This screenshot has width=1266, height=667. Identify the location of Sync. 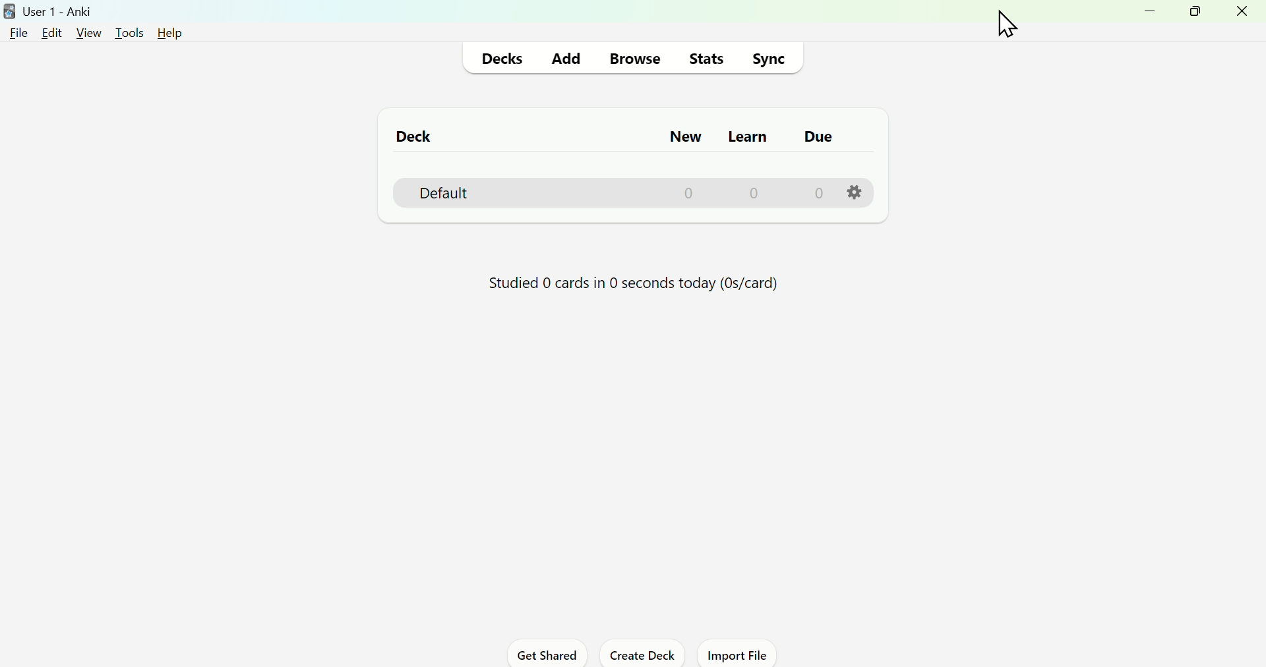
(770, 59).